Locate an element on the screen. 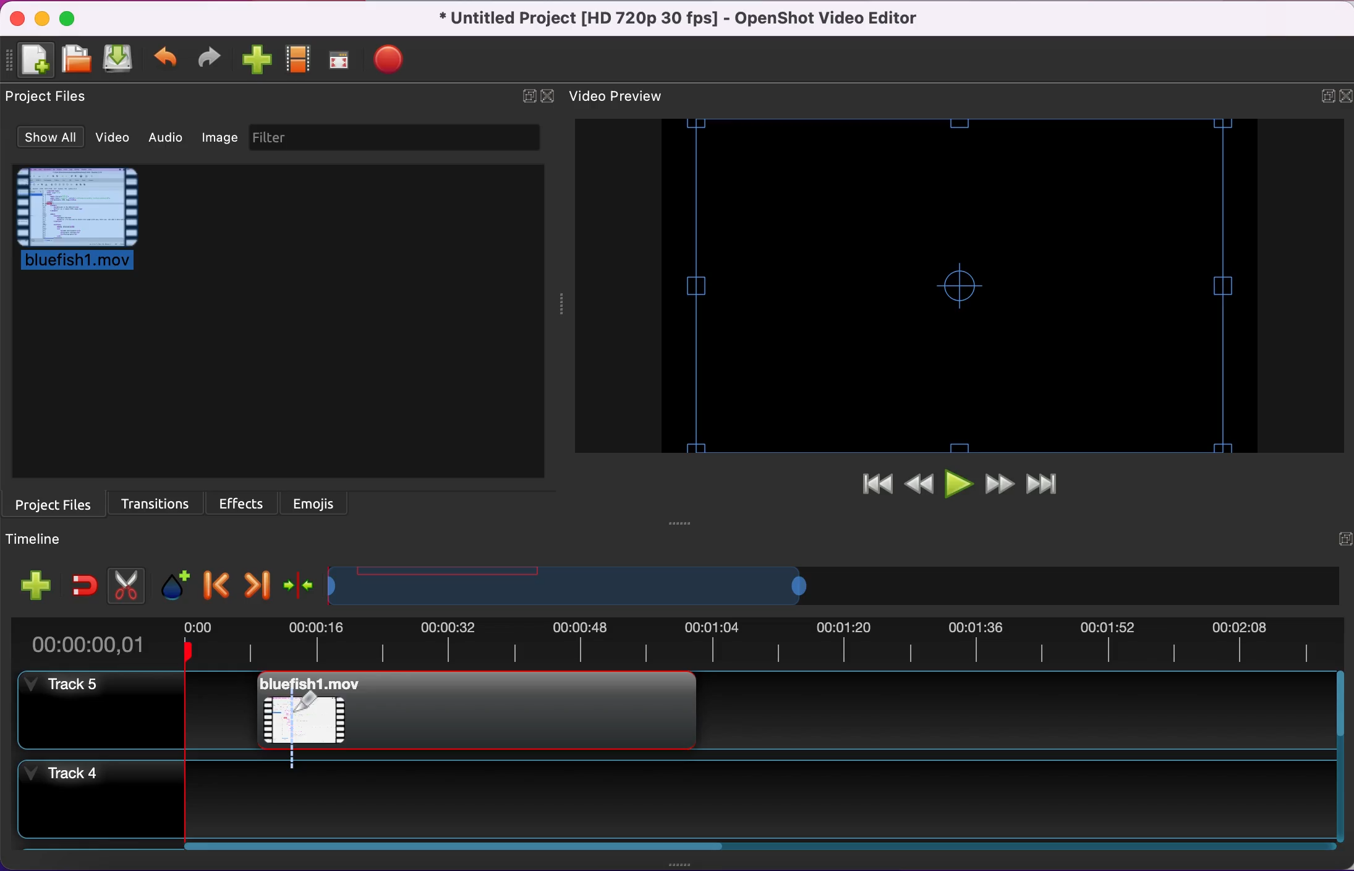  expor video is located at coordinates (391, 57).